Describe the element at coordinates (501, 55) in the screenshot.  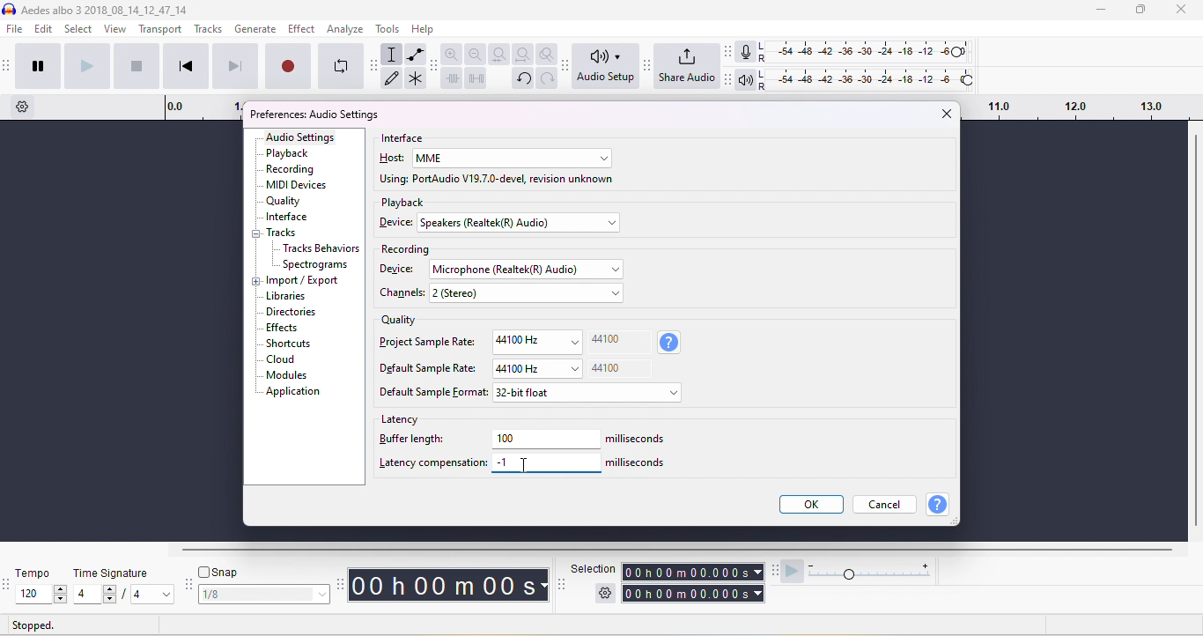
I see `fit selection to width` at that location.